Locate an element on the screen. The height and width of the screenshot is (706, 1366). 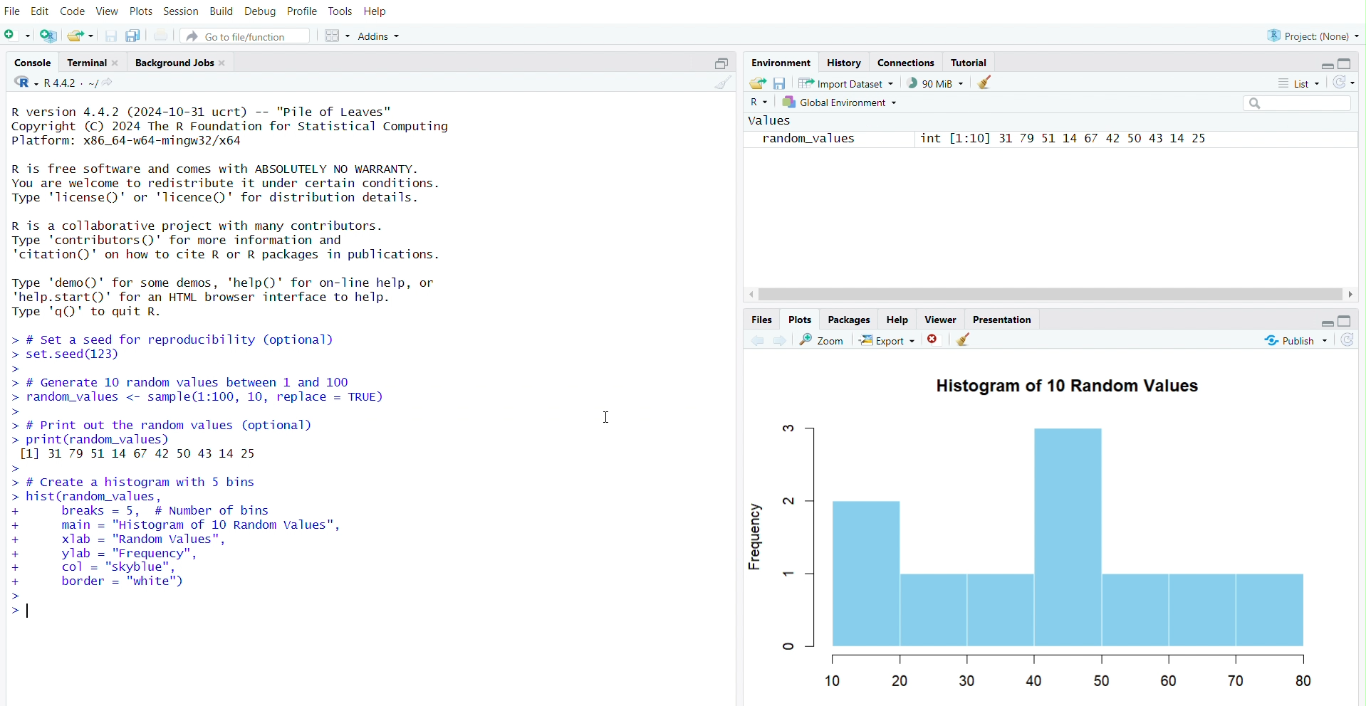
R 4.4.2 . ~/ is located at coordinates (73, 83).